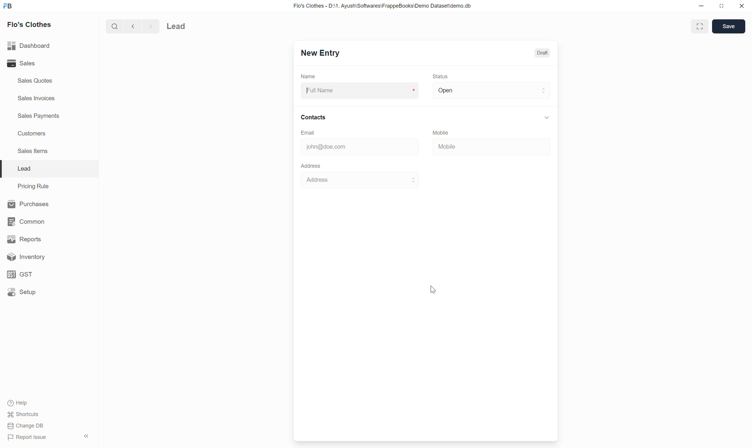  What do you see at coordinates (28, 437) in the screenshot?
I see ` Report Issue` at bounding box center [28, 437].